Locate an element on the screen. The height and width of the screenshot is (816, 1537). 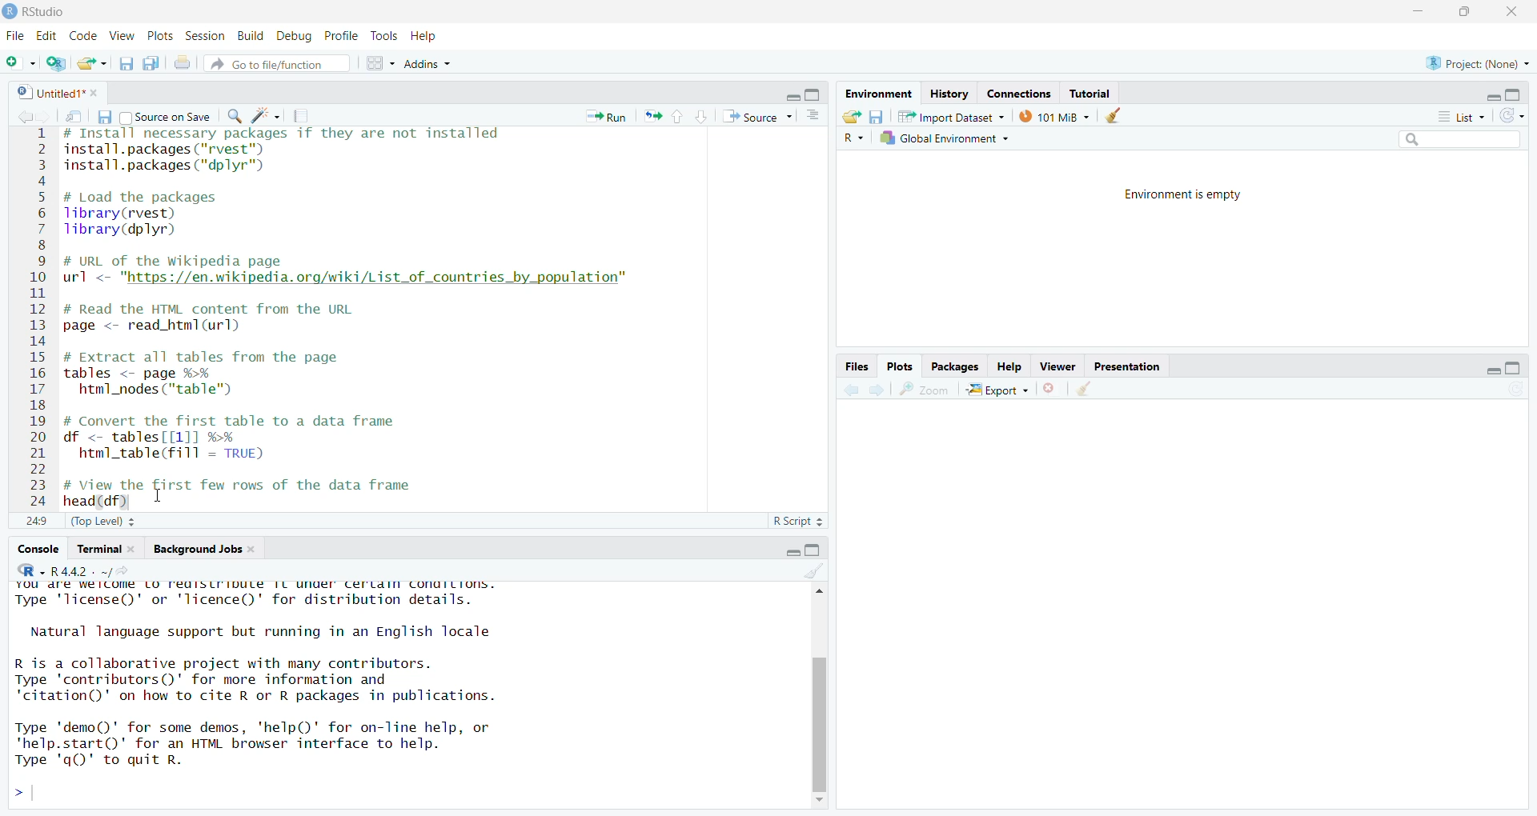
File is located at coordinates (15, 35).